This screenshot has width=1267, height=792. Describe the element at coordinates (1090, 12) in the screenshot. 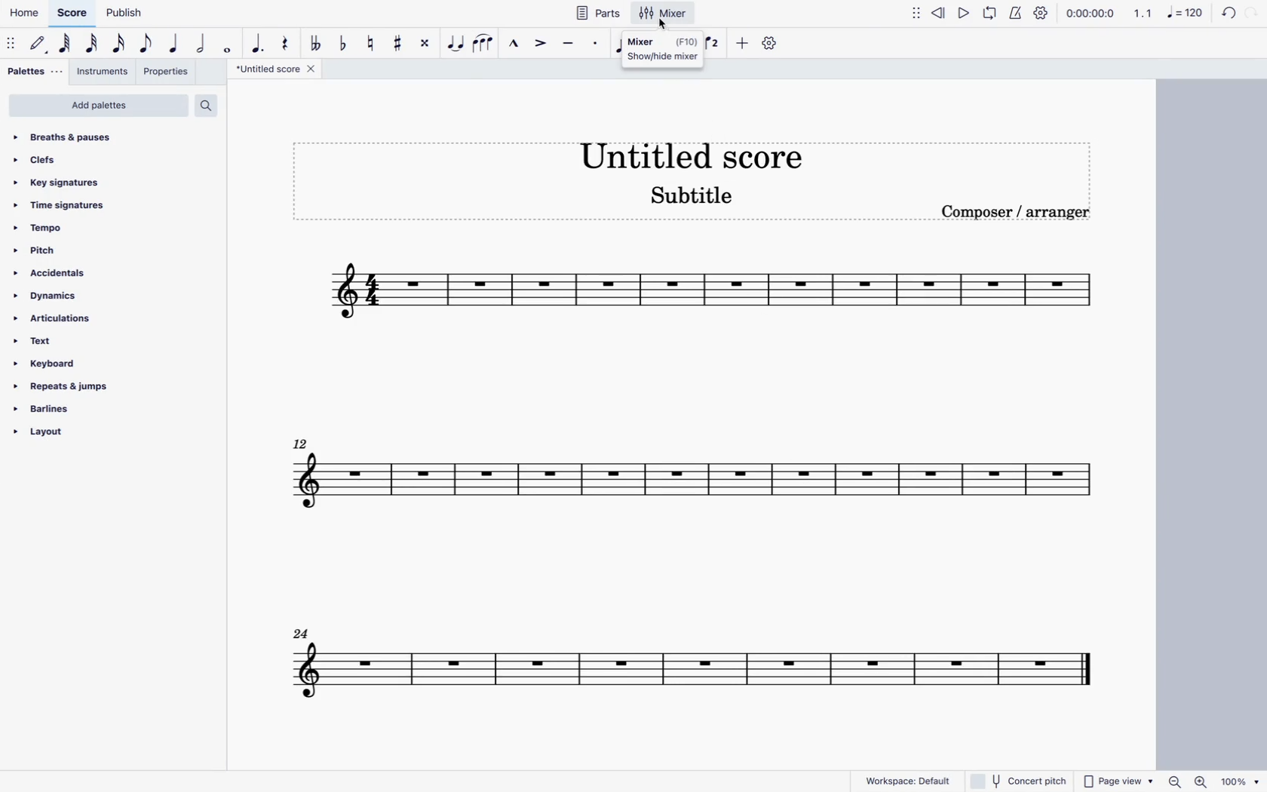

I see `time` at that location.